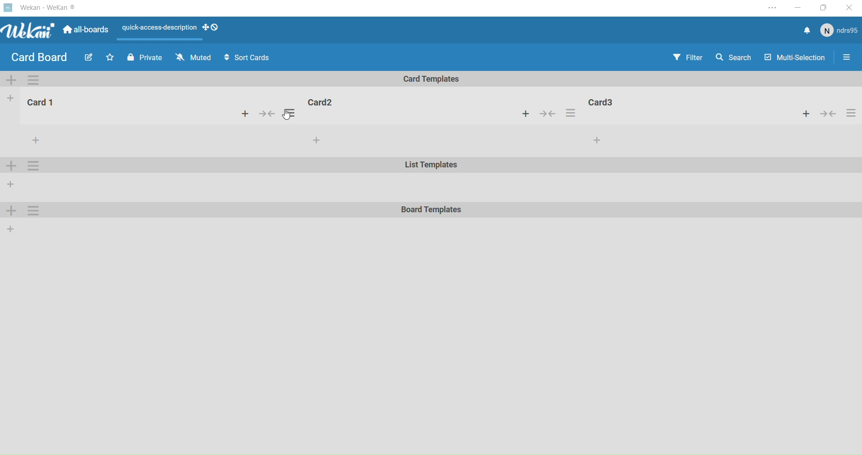 The width and height of the screenshot is (862, 455). Describe the element at coordinates (825, 8) in the screenshot. I see `Box` at that location.